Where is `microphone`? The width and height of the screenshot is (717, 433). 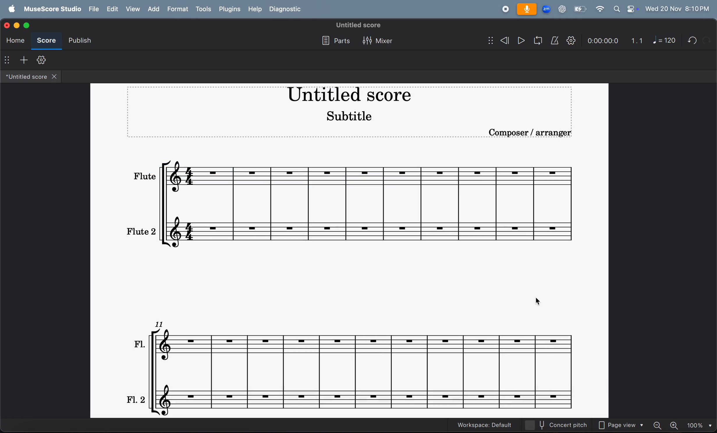 microphone is located at coordinates (527, 10).